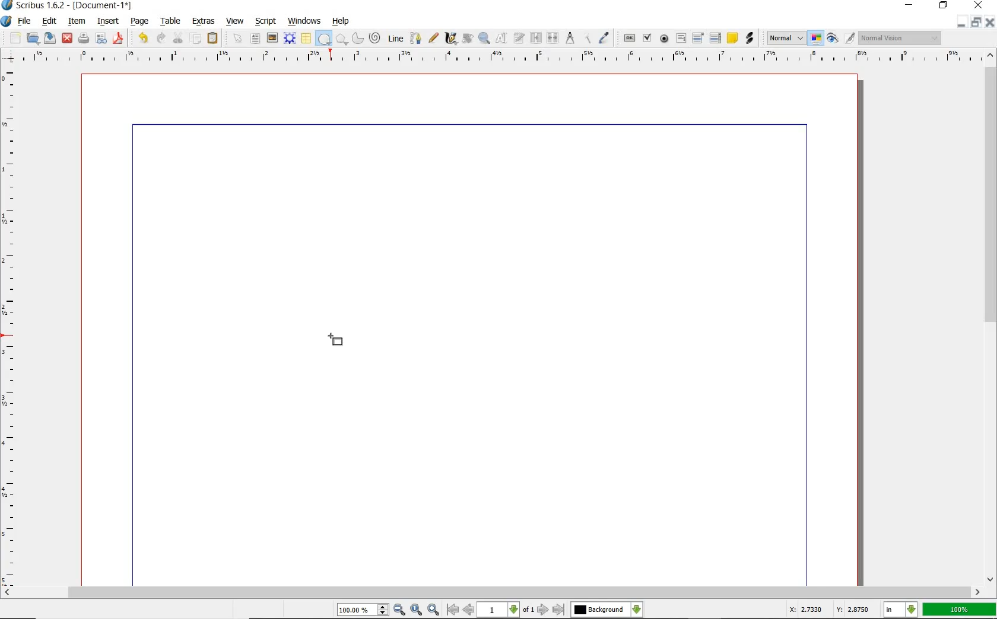 This screenshot has width=997, height=619. What do you see at coordinates (501, 37) in the screenshot?
I see `EDIT CONTENTS OF FRAME` at bounding box center [501, 37].